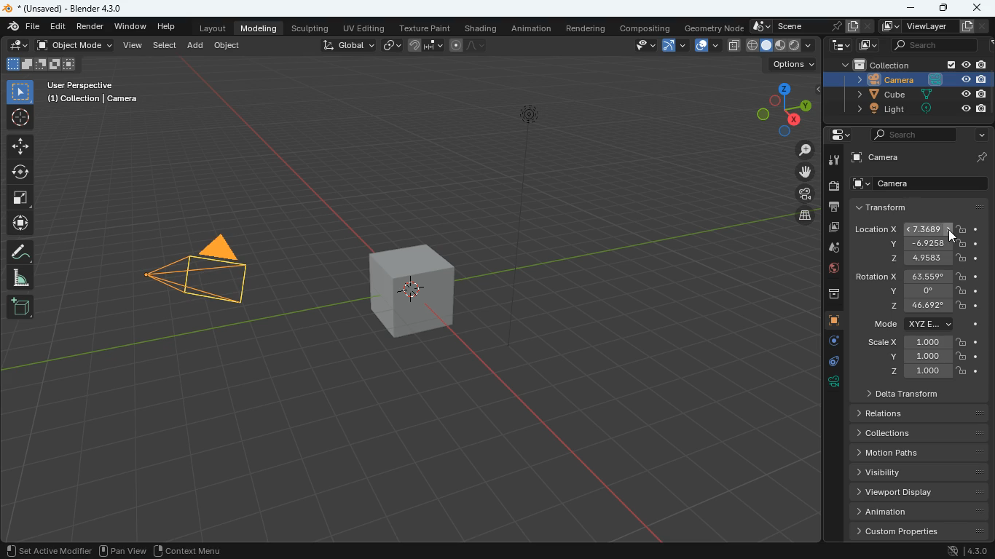  I want to click on image, so click(831, 229).